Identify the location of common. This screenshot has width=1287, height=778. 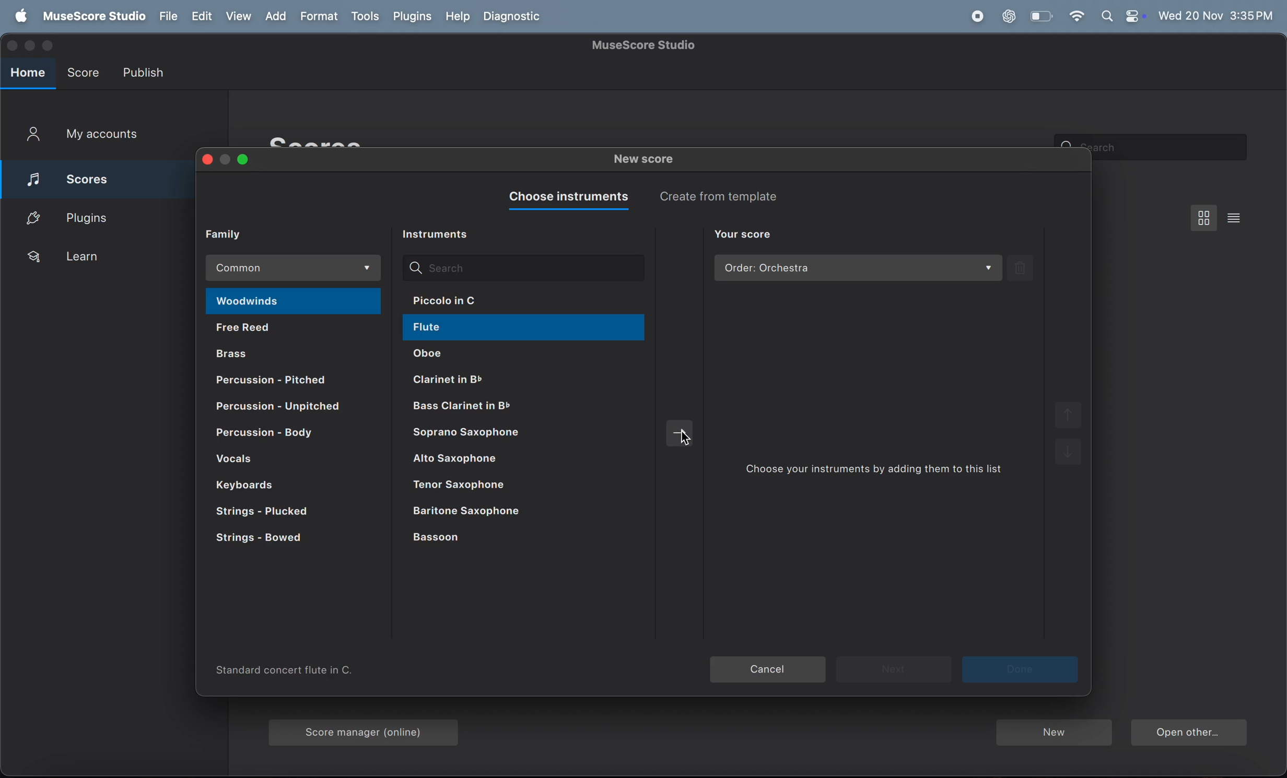
(296, 268).